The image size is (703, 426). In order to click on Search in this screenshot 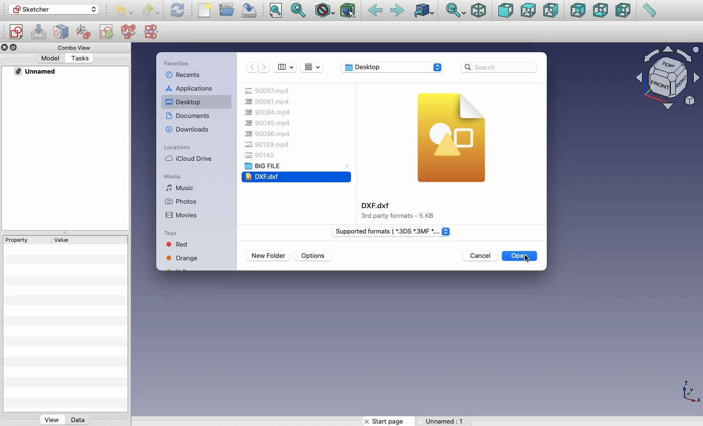, I will do `click(502, 66)`.